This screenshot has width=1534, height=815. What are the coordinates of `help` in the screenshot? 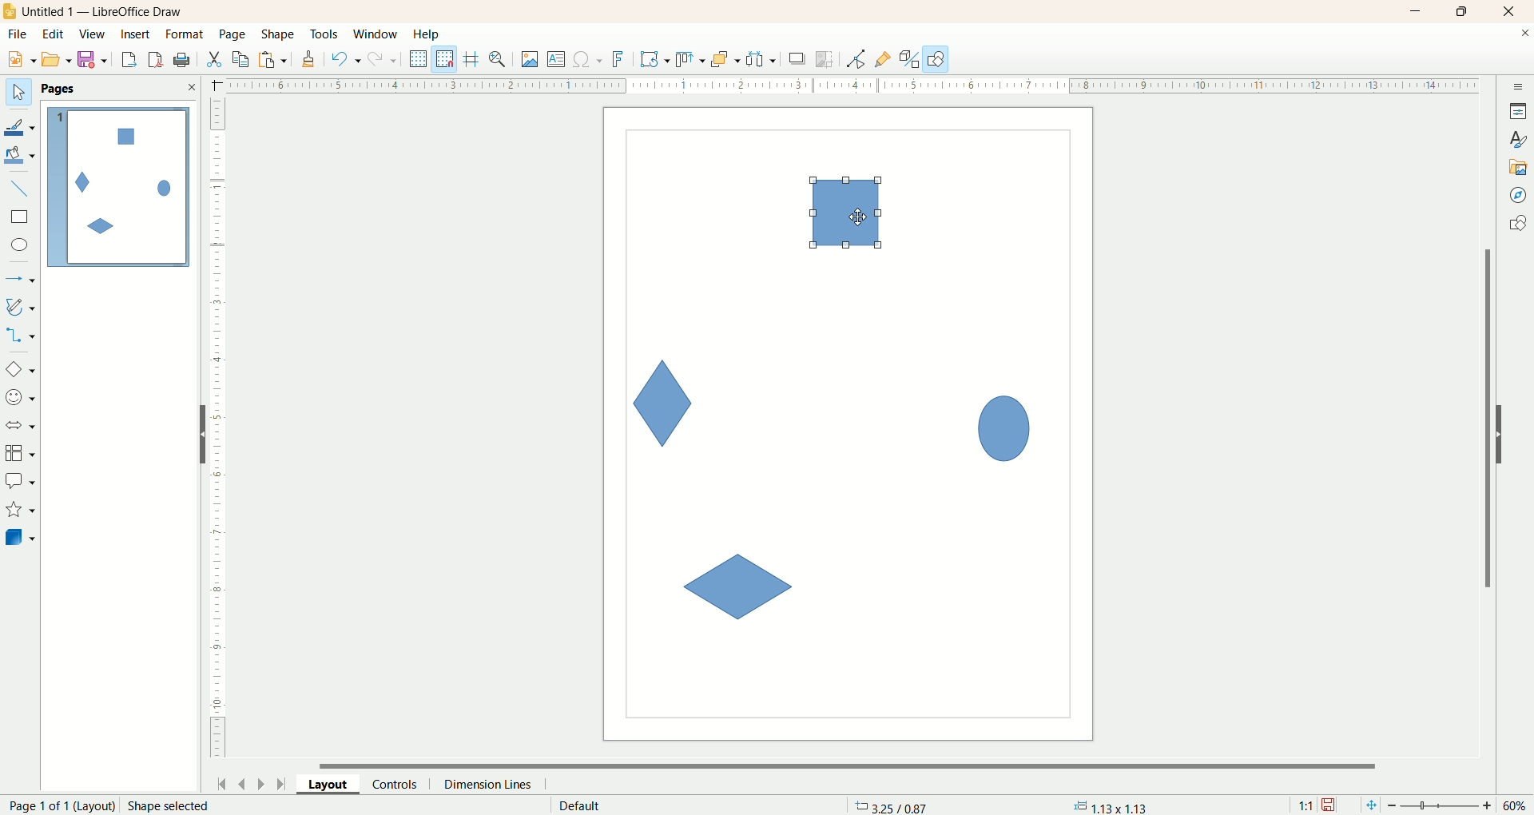 It's located at (427, 34).